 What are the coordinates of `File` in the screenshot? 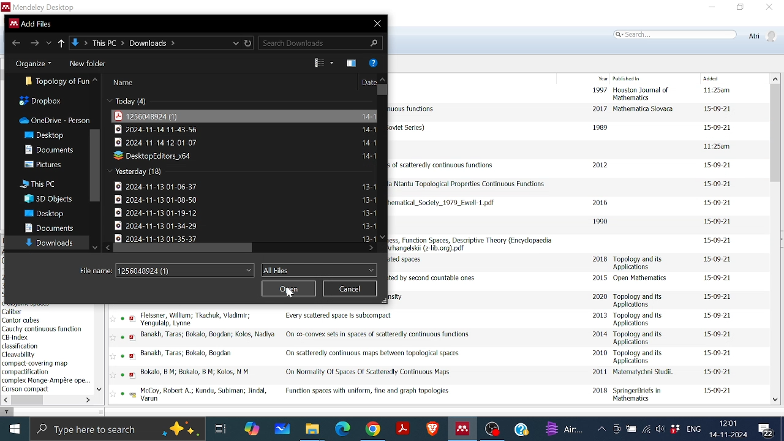 It's located at (147, 116).